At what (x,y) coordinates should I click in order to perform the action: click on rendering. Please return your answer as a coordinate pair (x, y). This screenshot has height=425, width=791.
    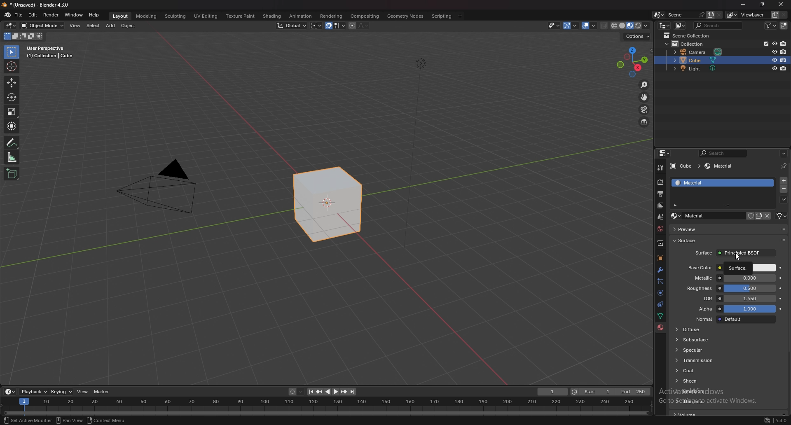
    Looking at the image, I should click on (330, 16).